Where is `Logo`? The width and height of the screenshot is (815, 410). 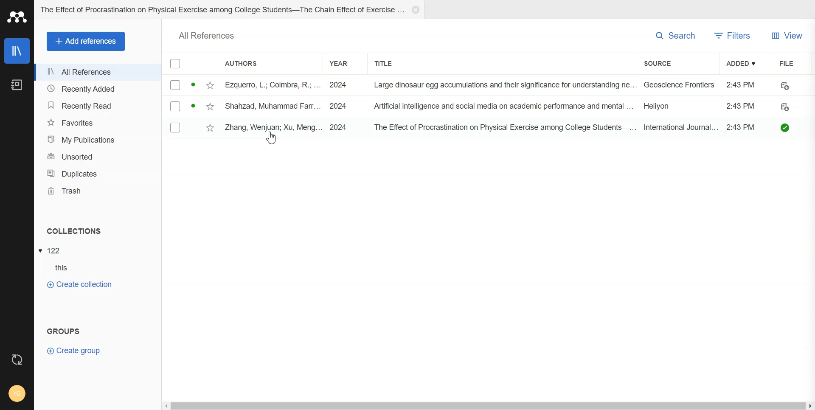 Logo is located at coordinates (17, 17).